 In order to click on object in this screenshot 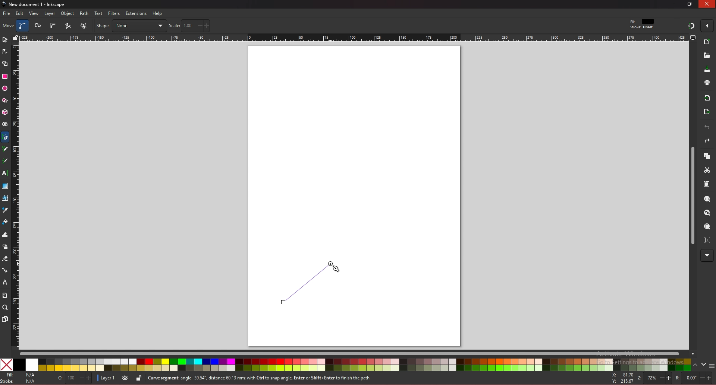, I will do `click(69, 14)`.